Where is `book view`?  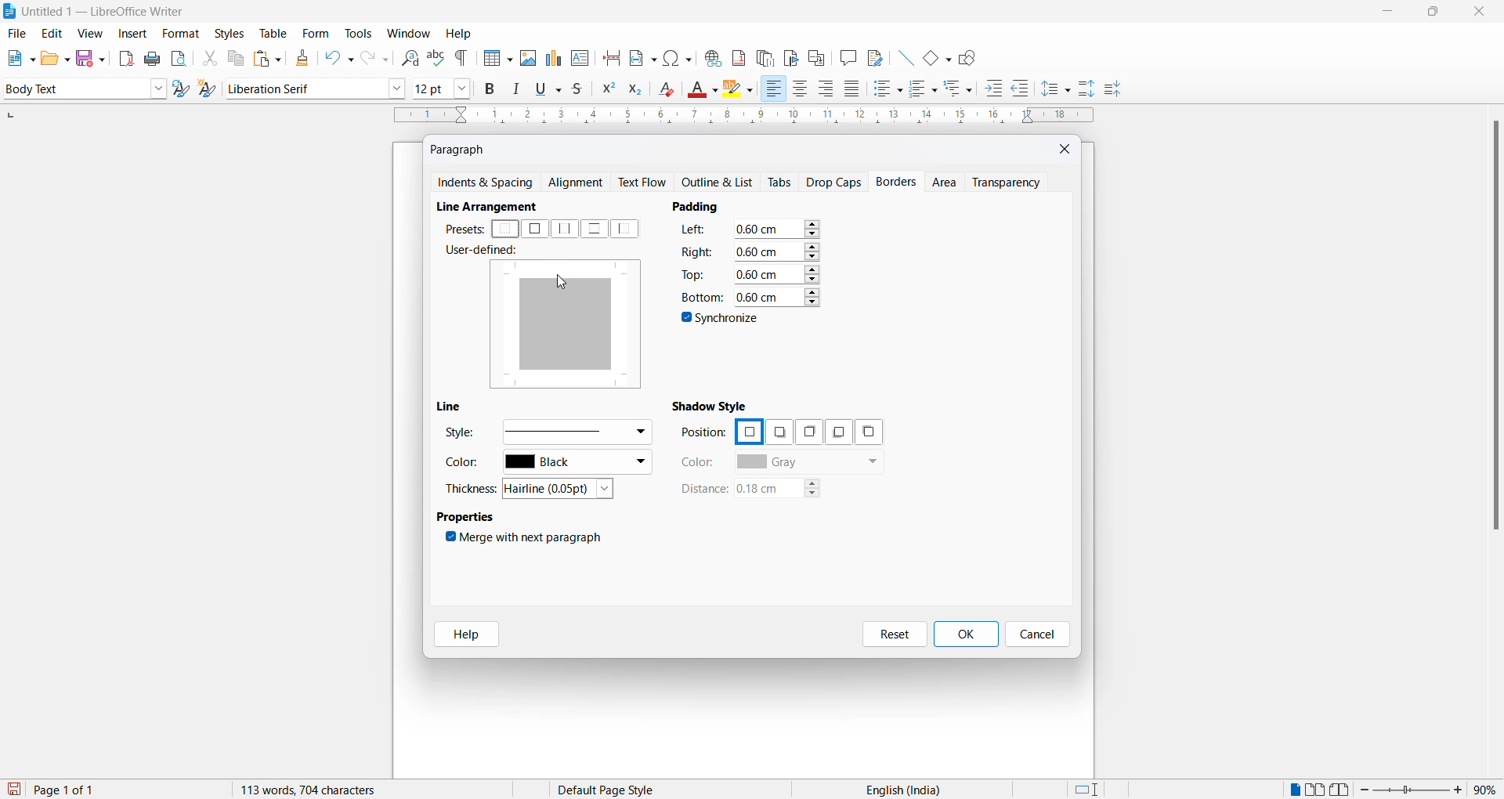
book view is located at coordinates (1343, 790).